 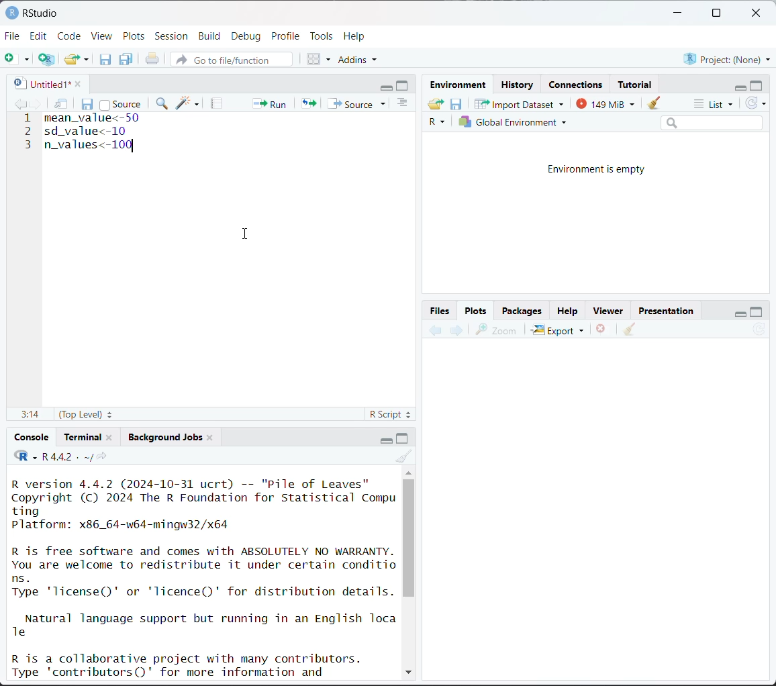 I want to click on mean_value<-50, so click(x=94, y=118).